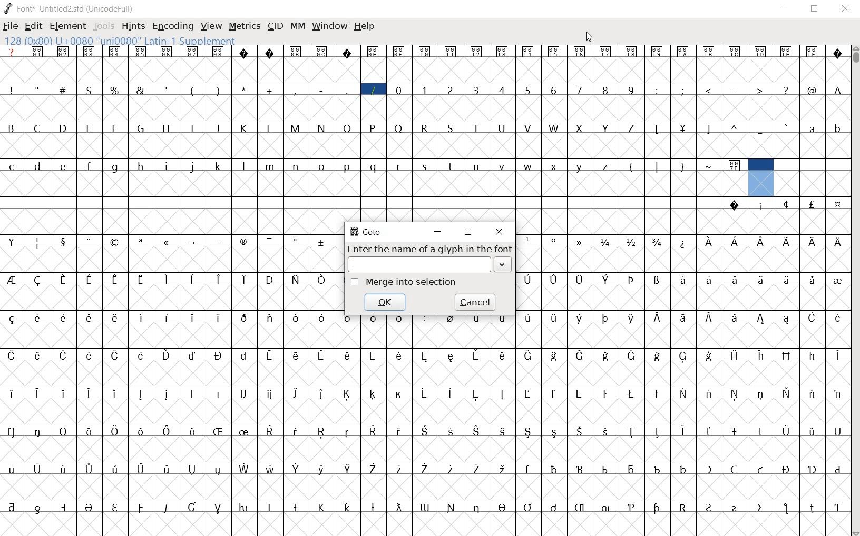 Image resolution: width=860 pixels, height=536 pixels. What do you see at coordinates (425, 89) in the screenshot?
I see `1` at bounding box center [425, 89].